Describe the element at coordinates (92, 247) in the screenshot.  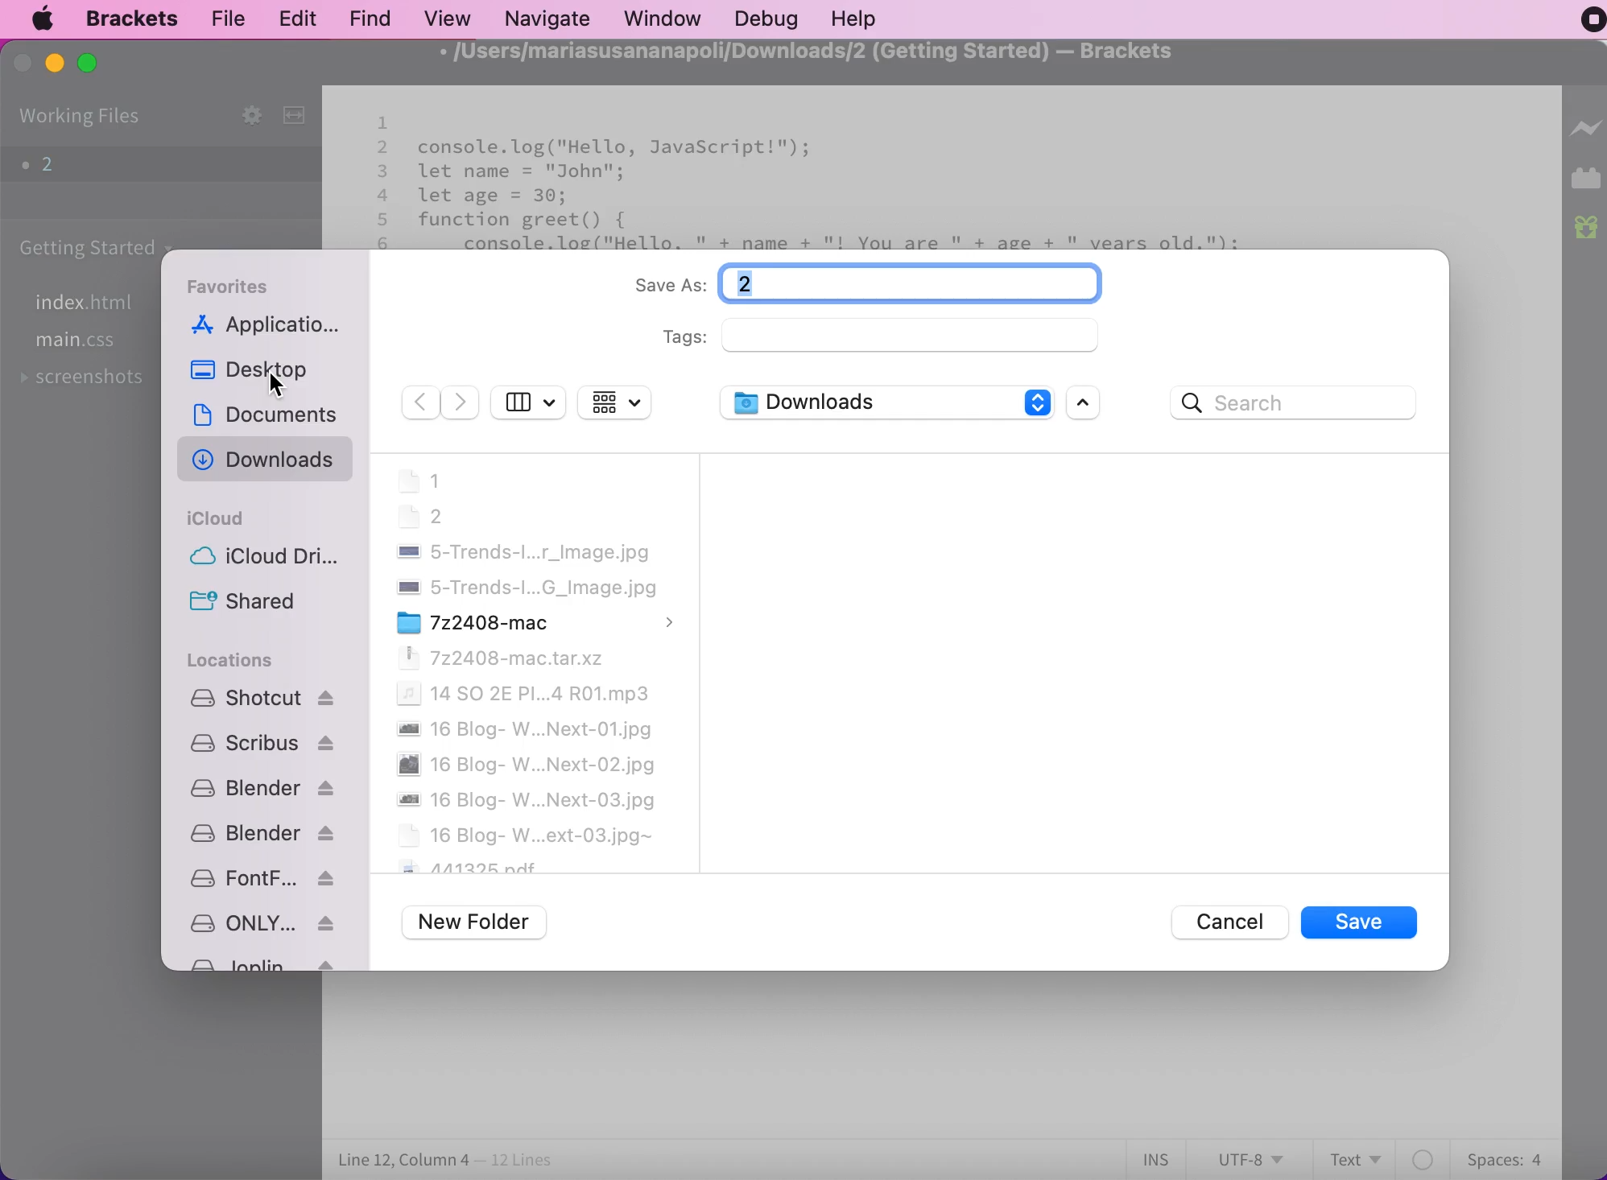
I see `getting started folder` at that location.